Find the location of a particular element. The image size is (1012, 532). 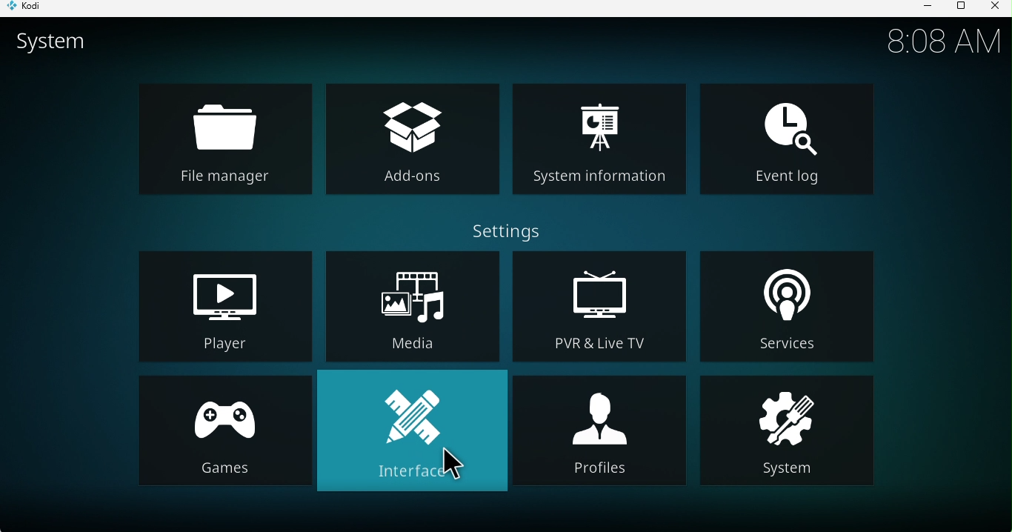

Interface is located at coordinates (413, 432).